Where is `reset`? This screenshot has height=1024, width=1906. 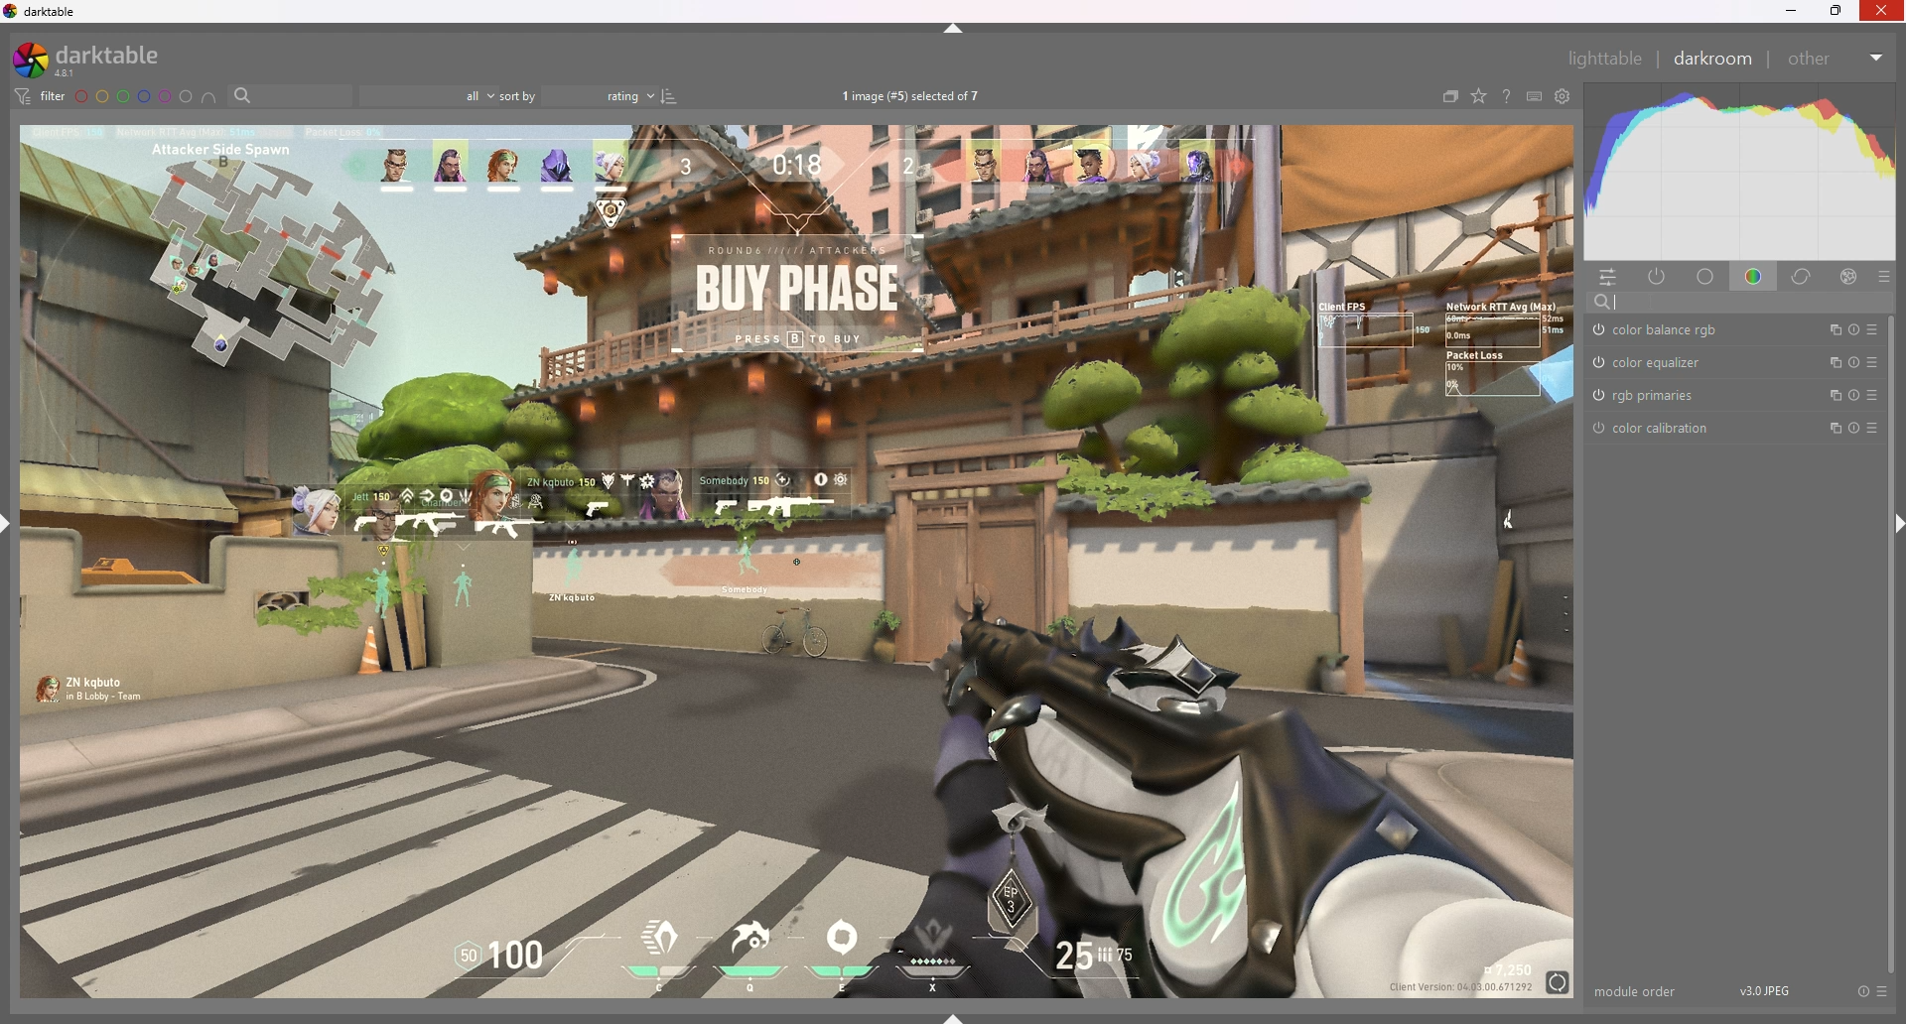
reset is located at coordinates (1851, 430).